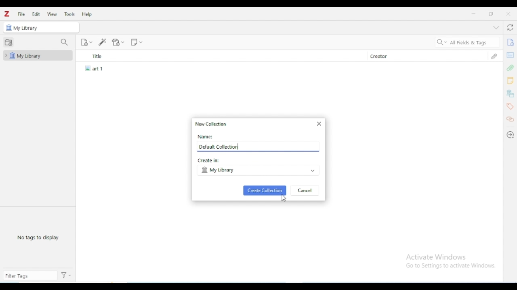 Image resolution: width=517 pixels, height=290 pixels. I want to click on new note, so click(137, 41).